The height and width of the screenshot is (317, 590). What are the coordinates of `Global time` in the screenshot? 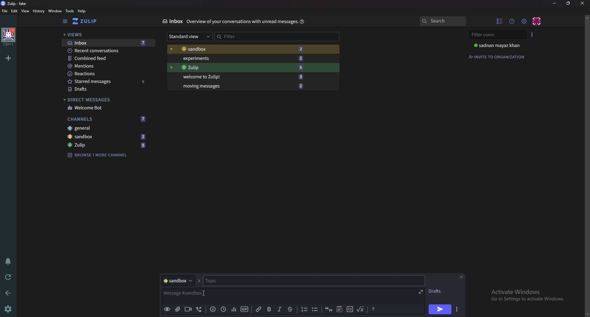 It's located at (223, 309).